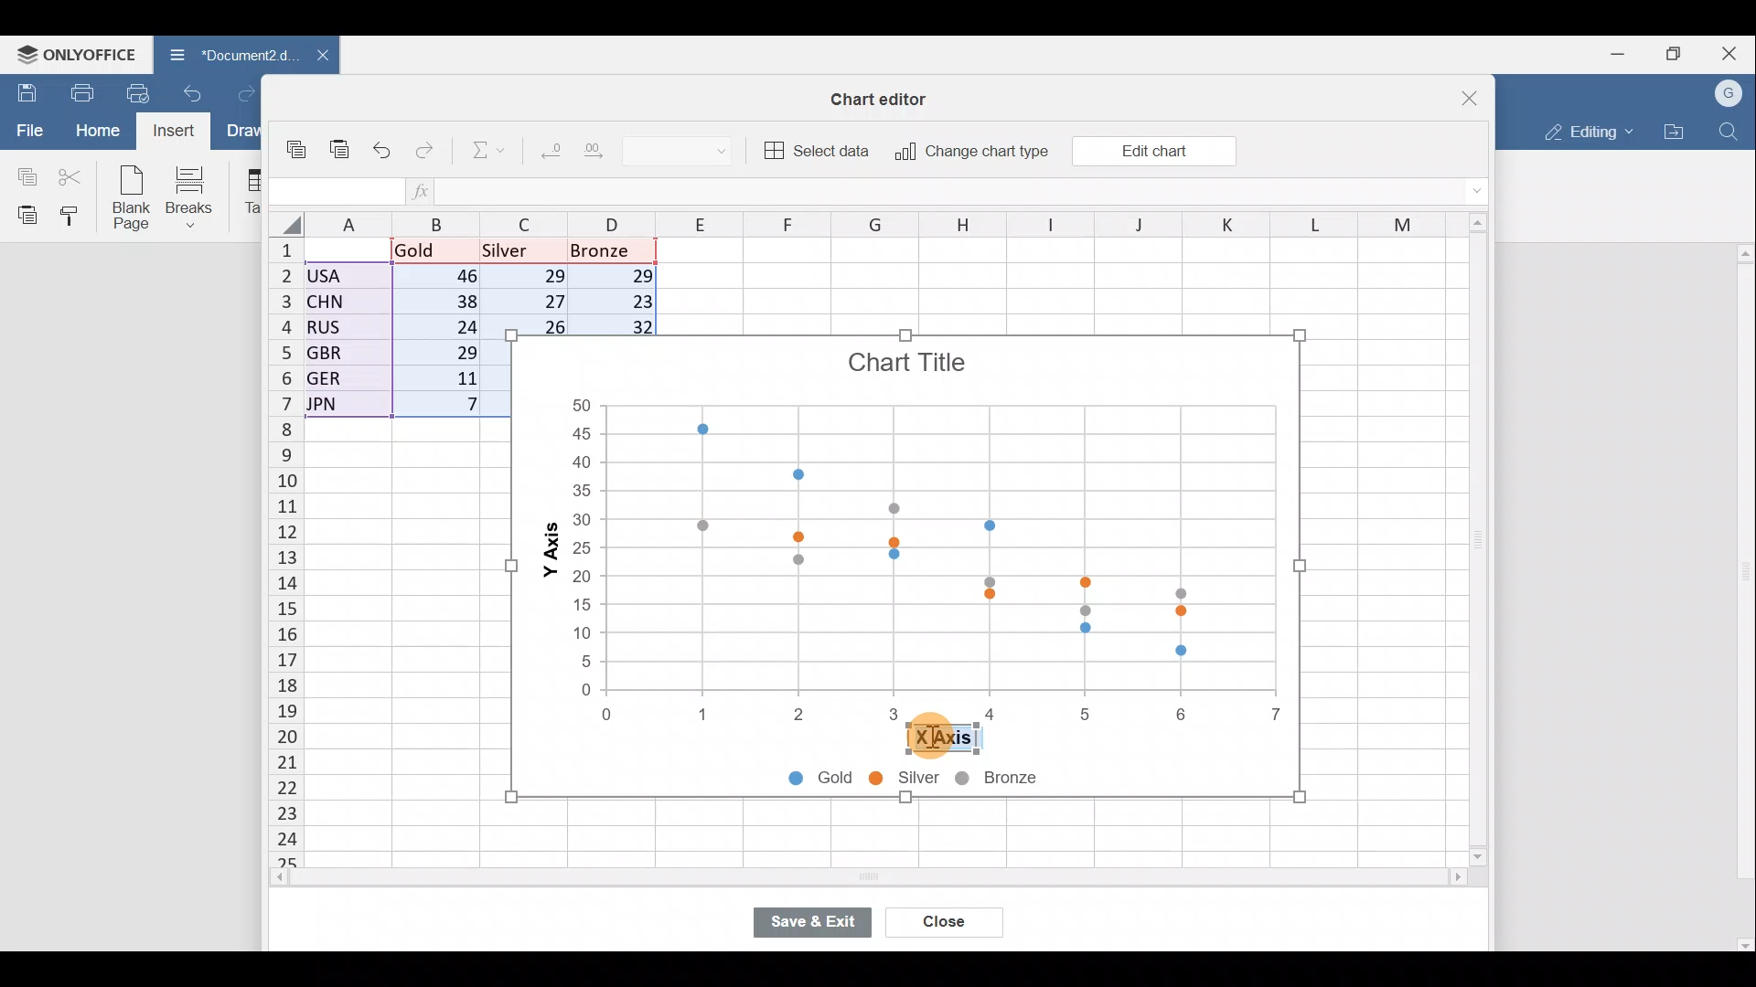 Image resolution: width=1756 pixels, height=987 pixels. What do you see at coordinates (942, 780) in the screenshot?
I see `Chart legends` at bounding box center [942, 780].